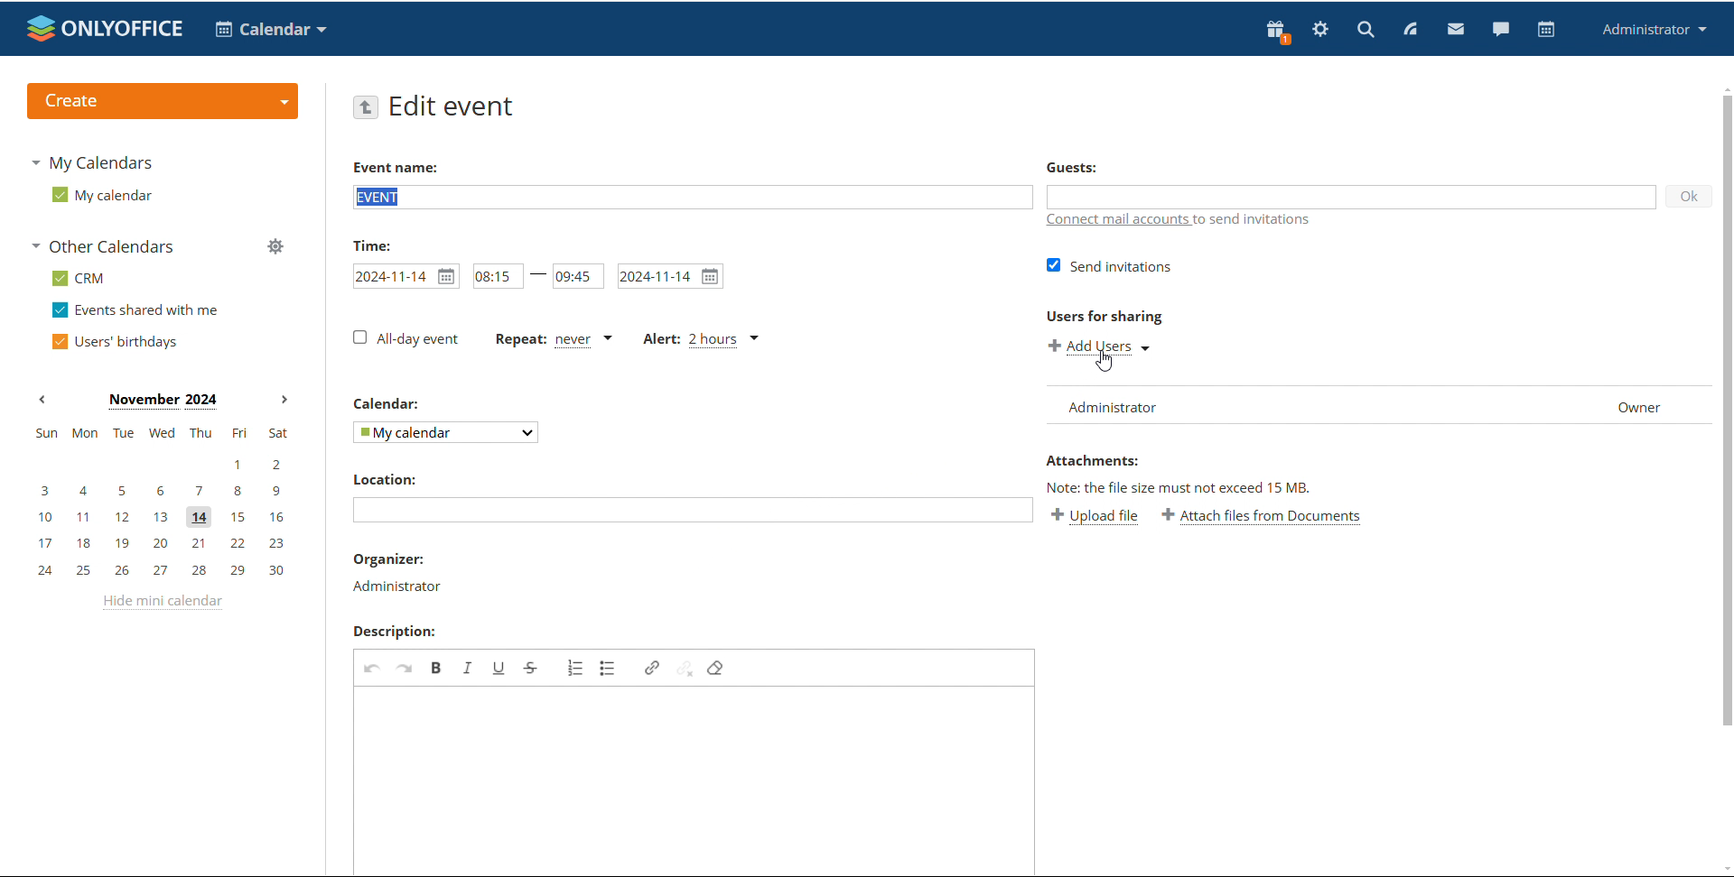 The image size is (1734, 877). I want to click on feed, so click(1409, 30).